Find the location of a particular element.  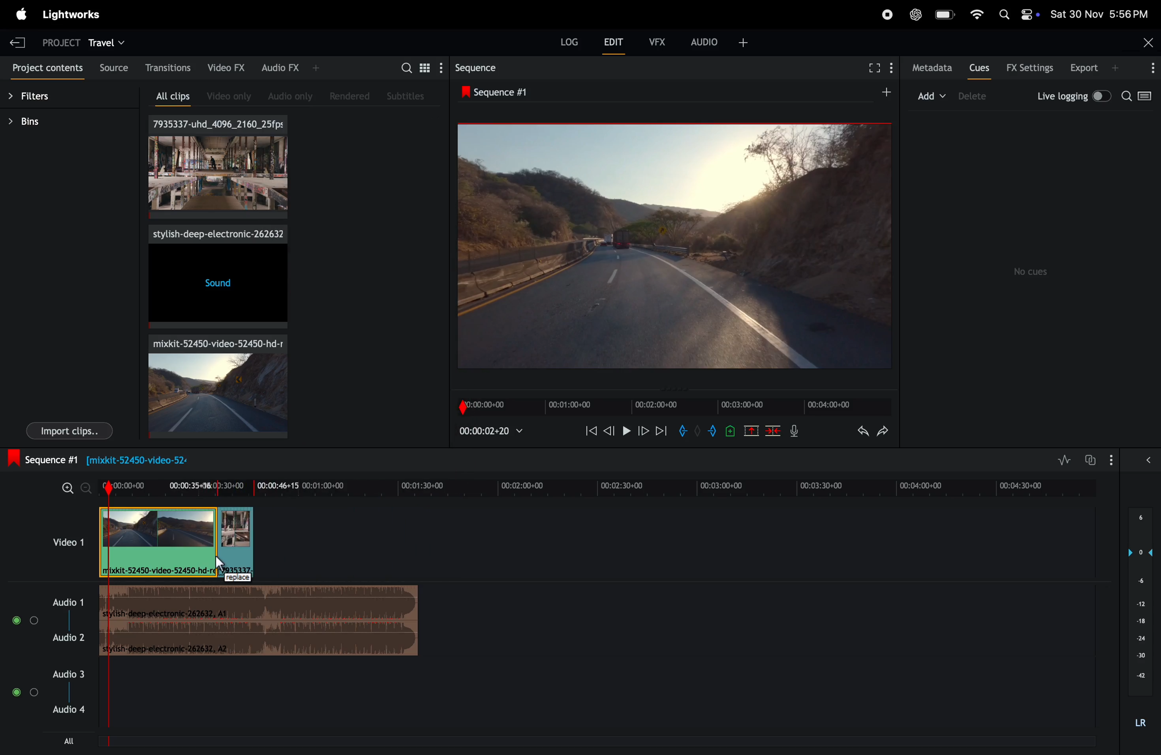

edit is located at coordinates (610, 42).